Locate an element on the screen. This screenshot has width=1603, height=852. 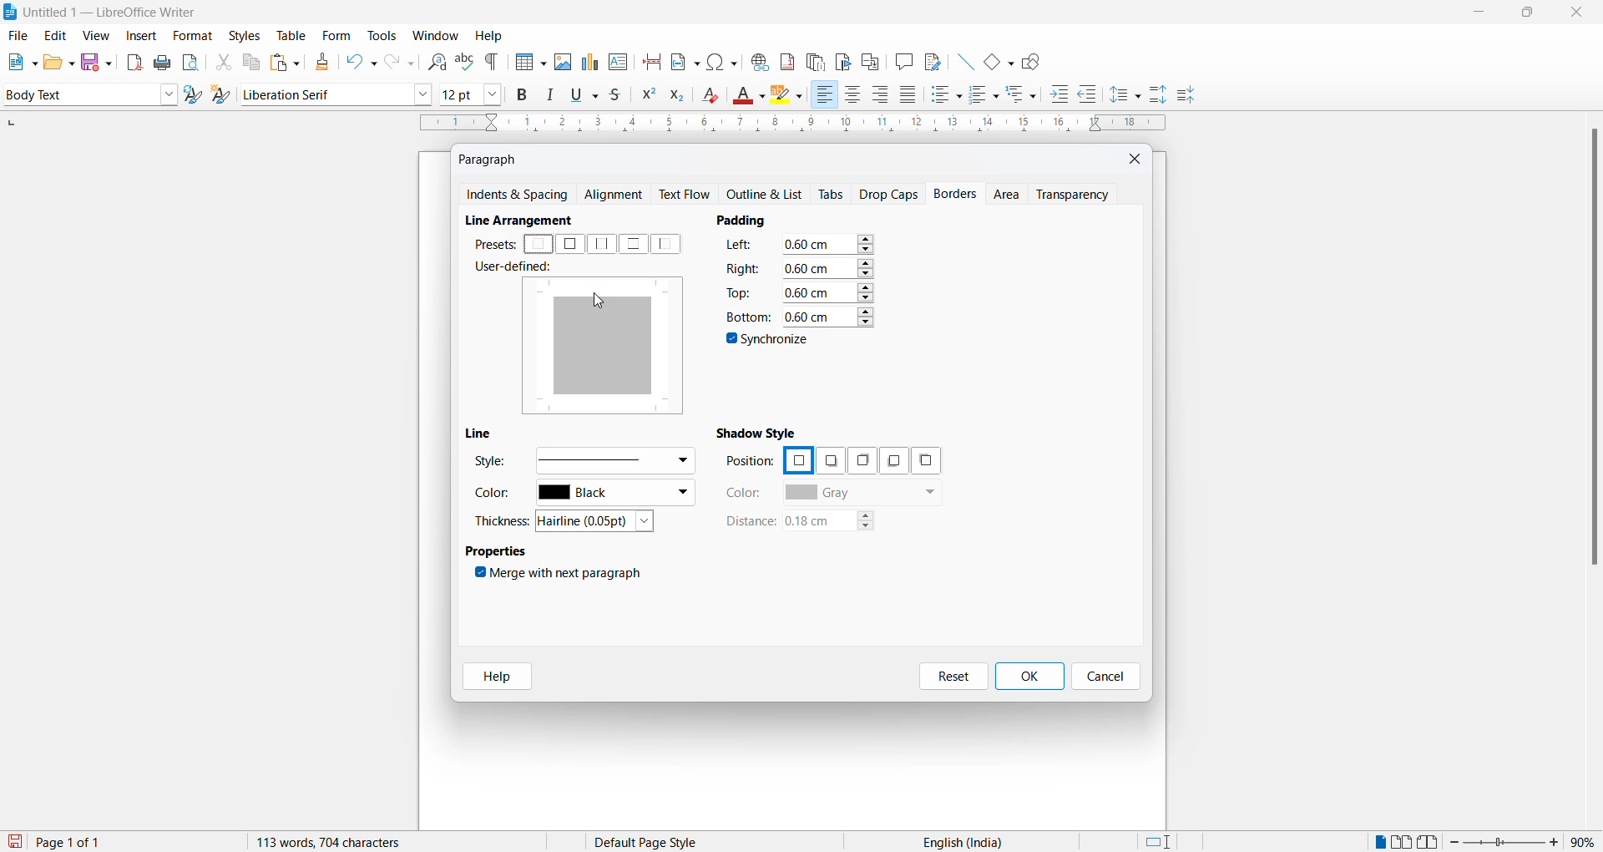
merge next paragraph is located at coordinates (562, 576).